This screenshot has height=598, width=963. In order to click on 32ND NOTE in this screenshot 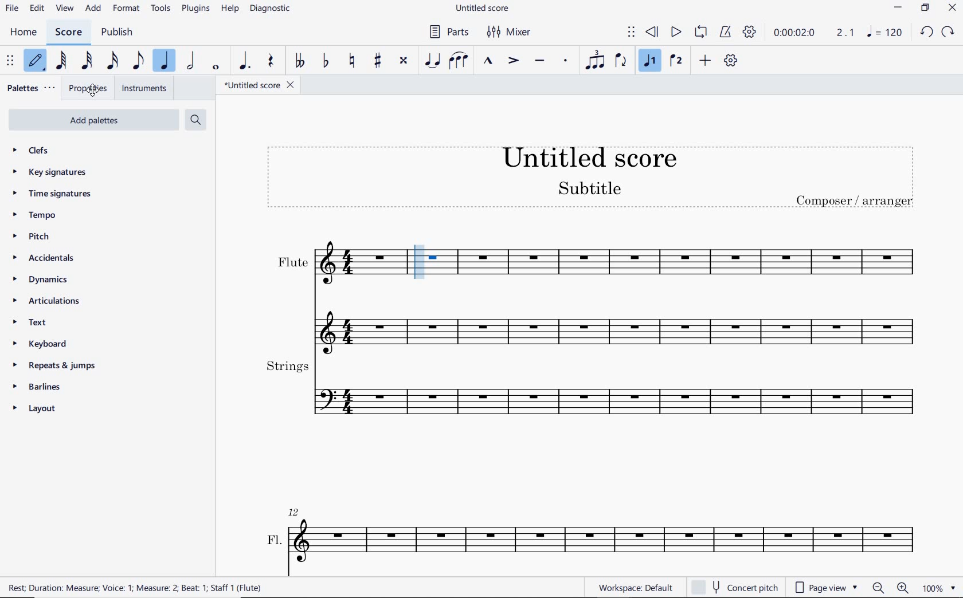, I will do `click(86, 61)`.